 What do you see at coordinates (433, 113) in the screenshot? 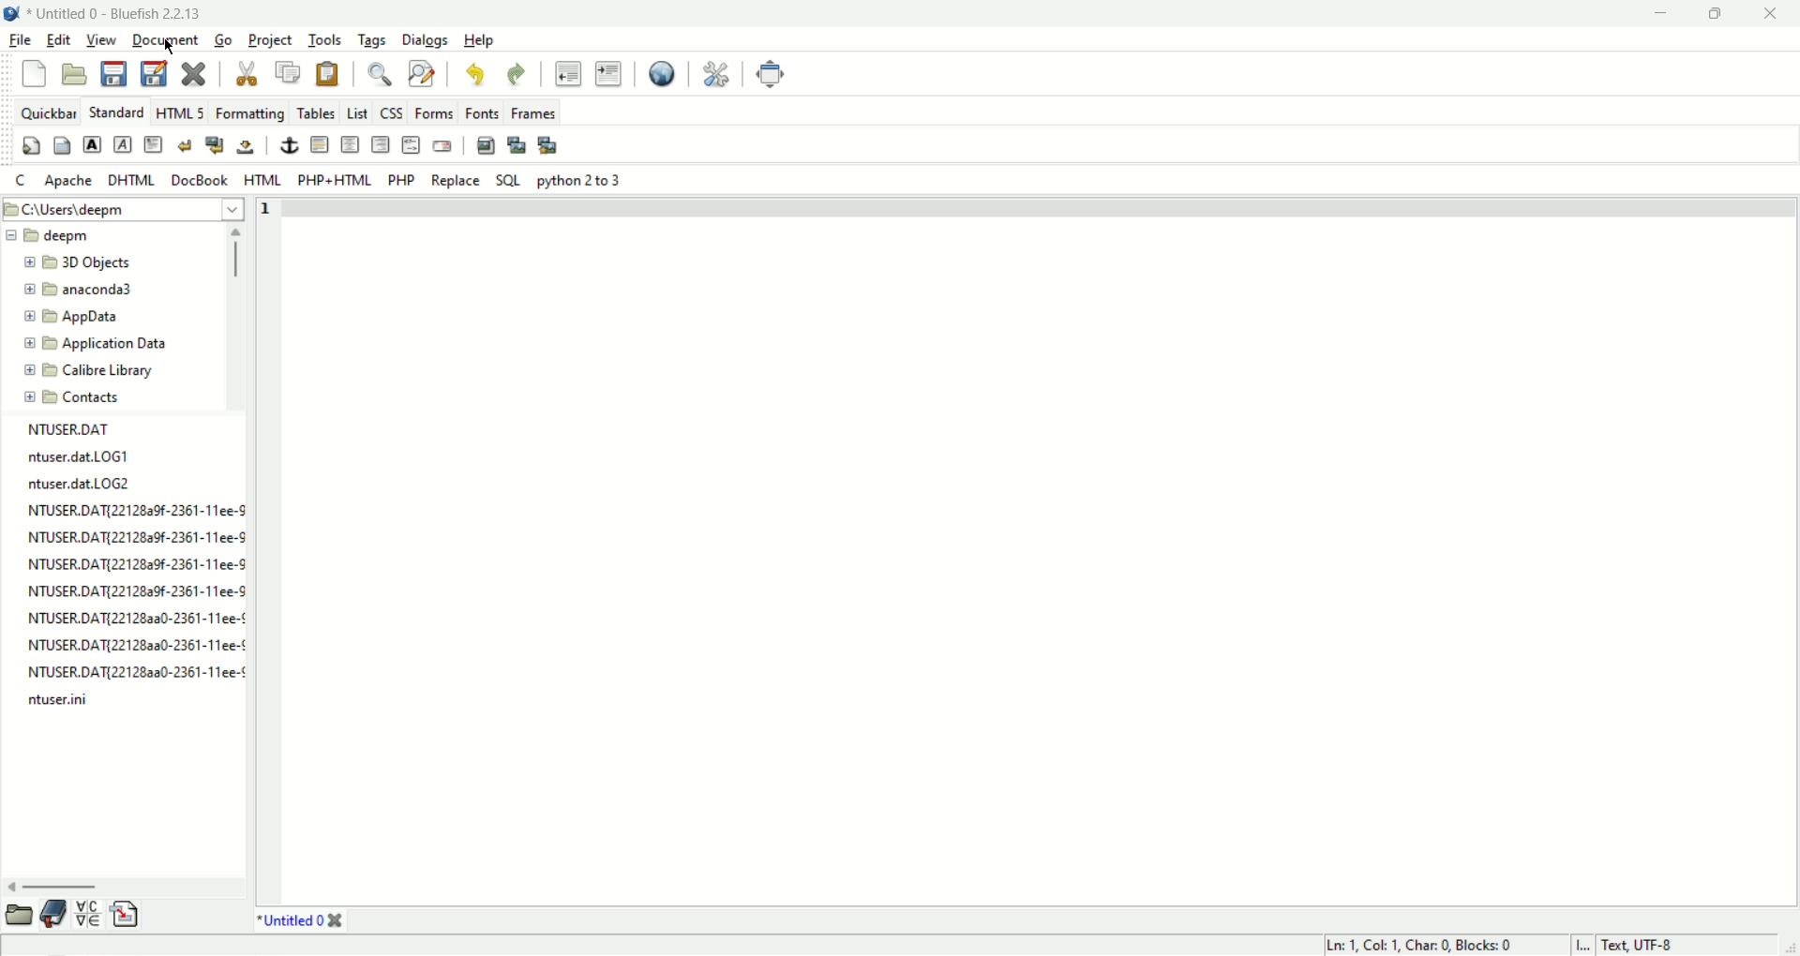
I see `forms` at bounding box center [433, 113].